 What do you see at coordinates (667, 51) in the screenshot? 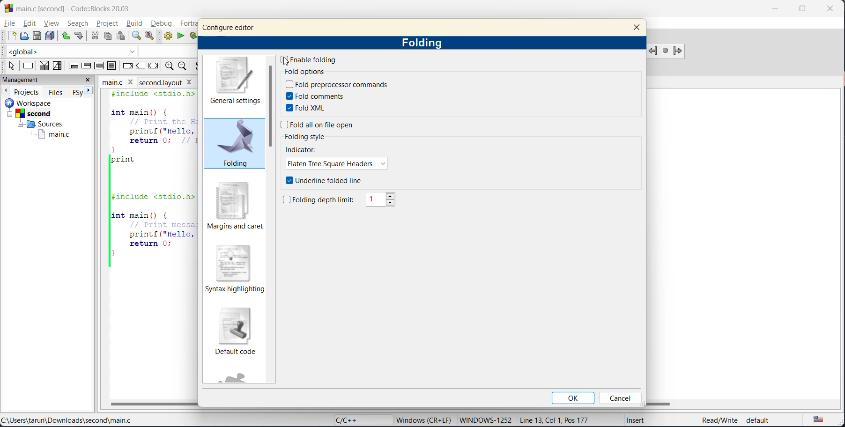
I see `last jump` at bounding box center [667, 51].